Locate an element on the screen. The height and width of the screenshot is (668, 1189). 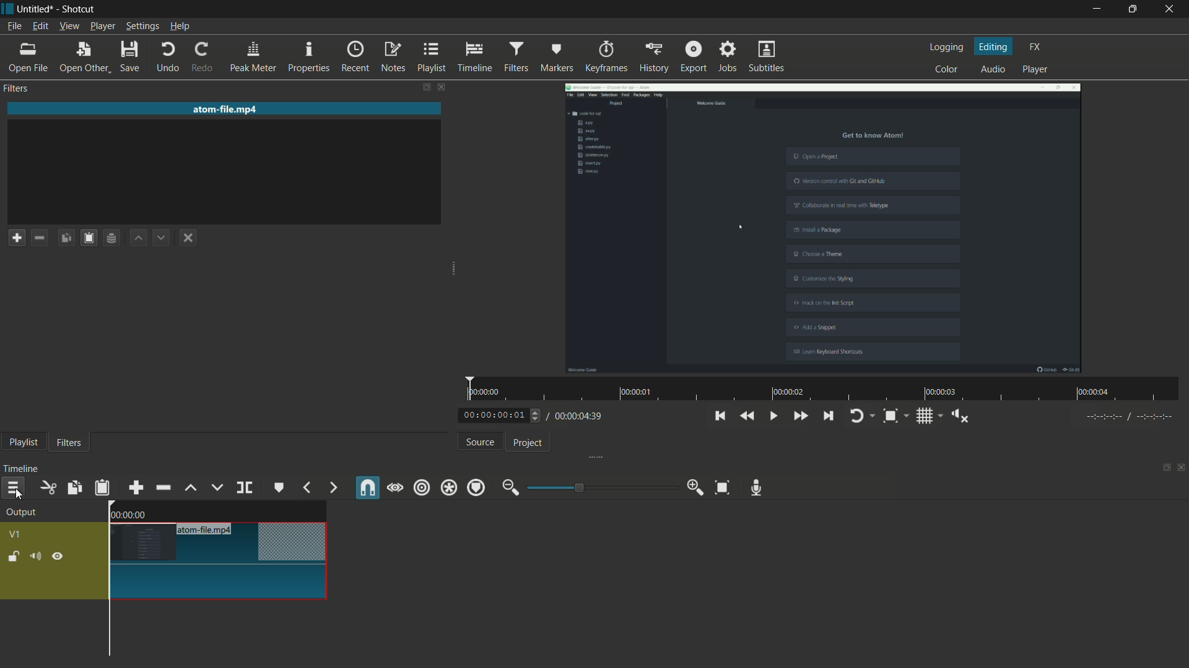
overwrite is located at coordinates (216, 487).